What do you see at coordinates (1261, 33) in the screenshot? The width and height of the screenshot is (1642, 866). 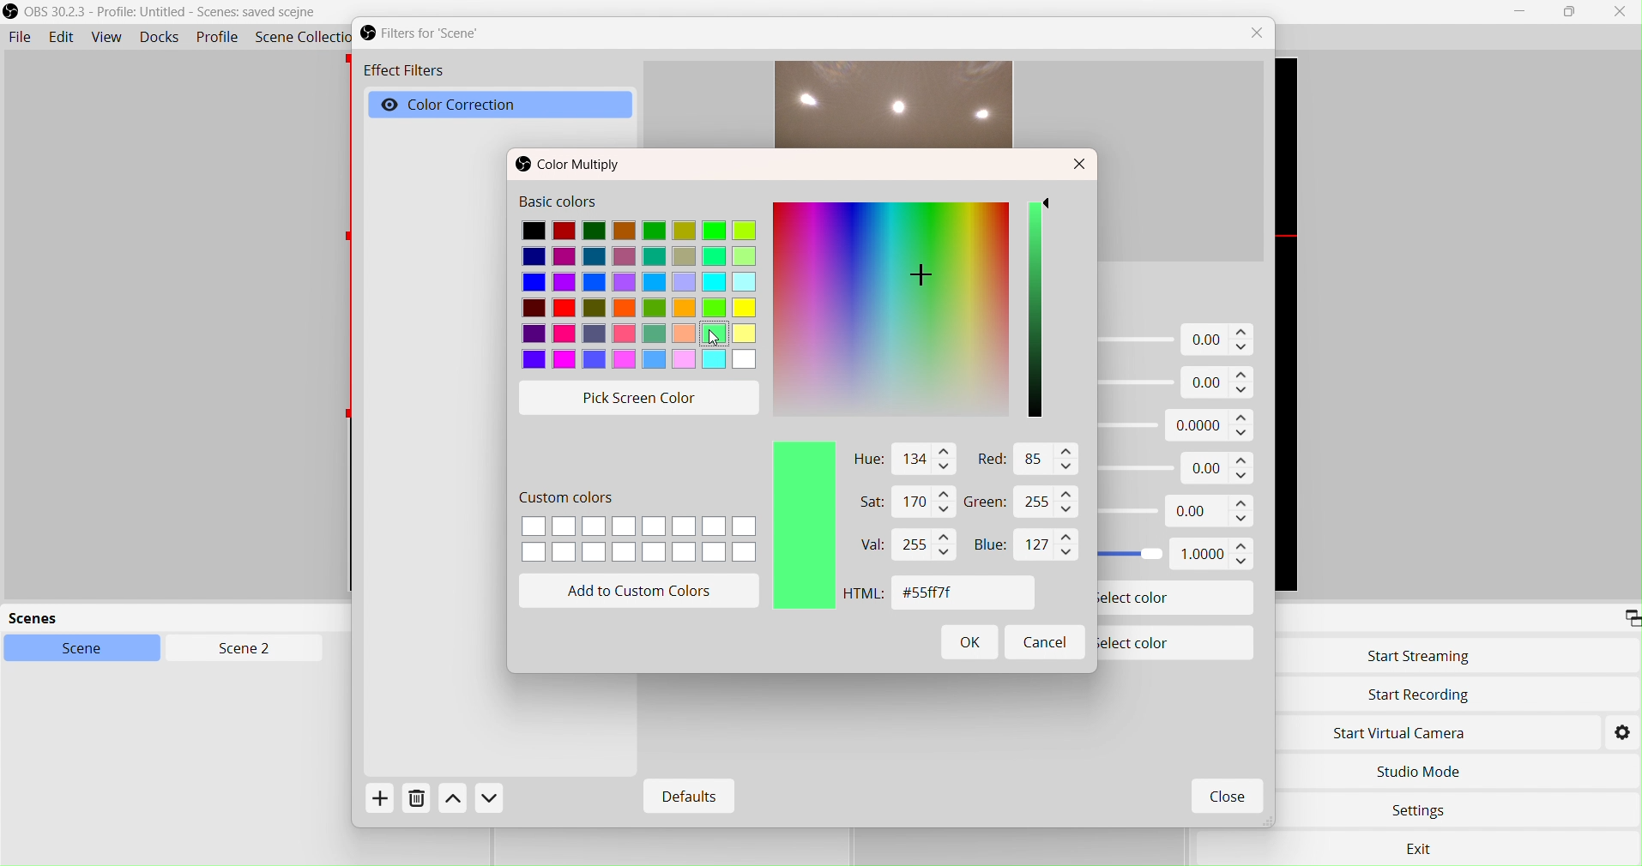 I see `Close` at bounding box center [1261, 33].